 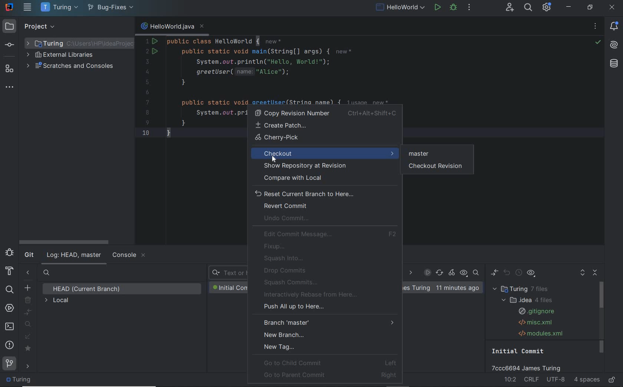 I want to click on .misc.xml, so click(x=534, y=322).